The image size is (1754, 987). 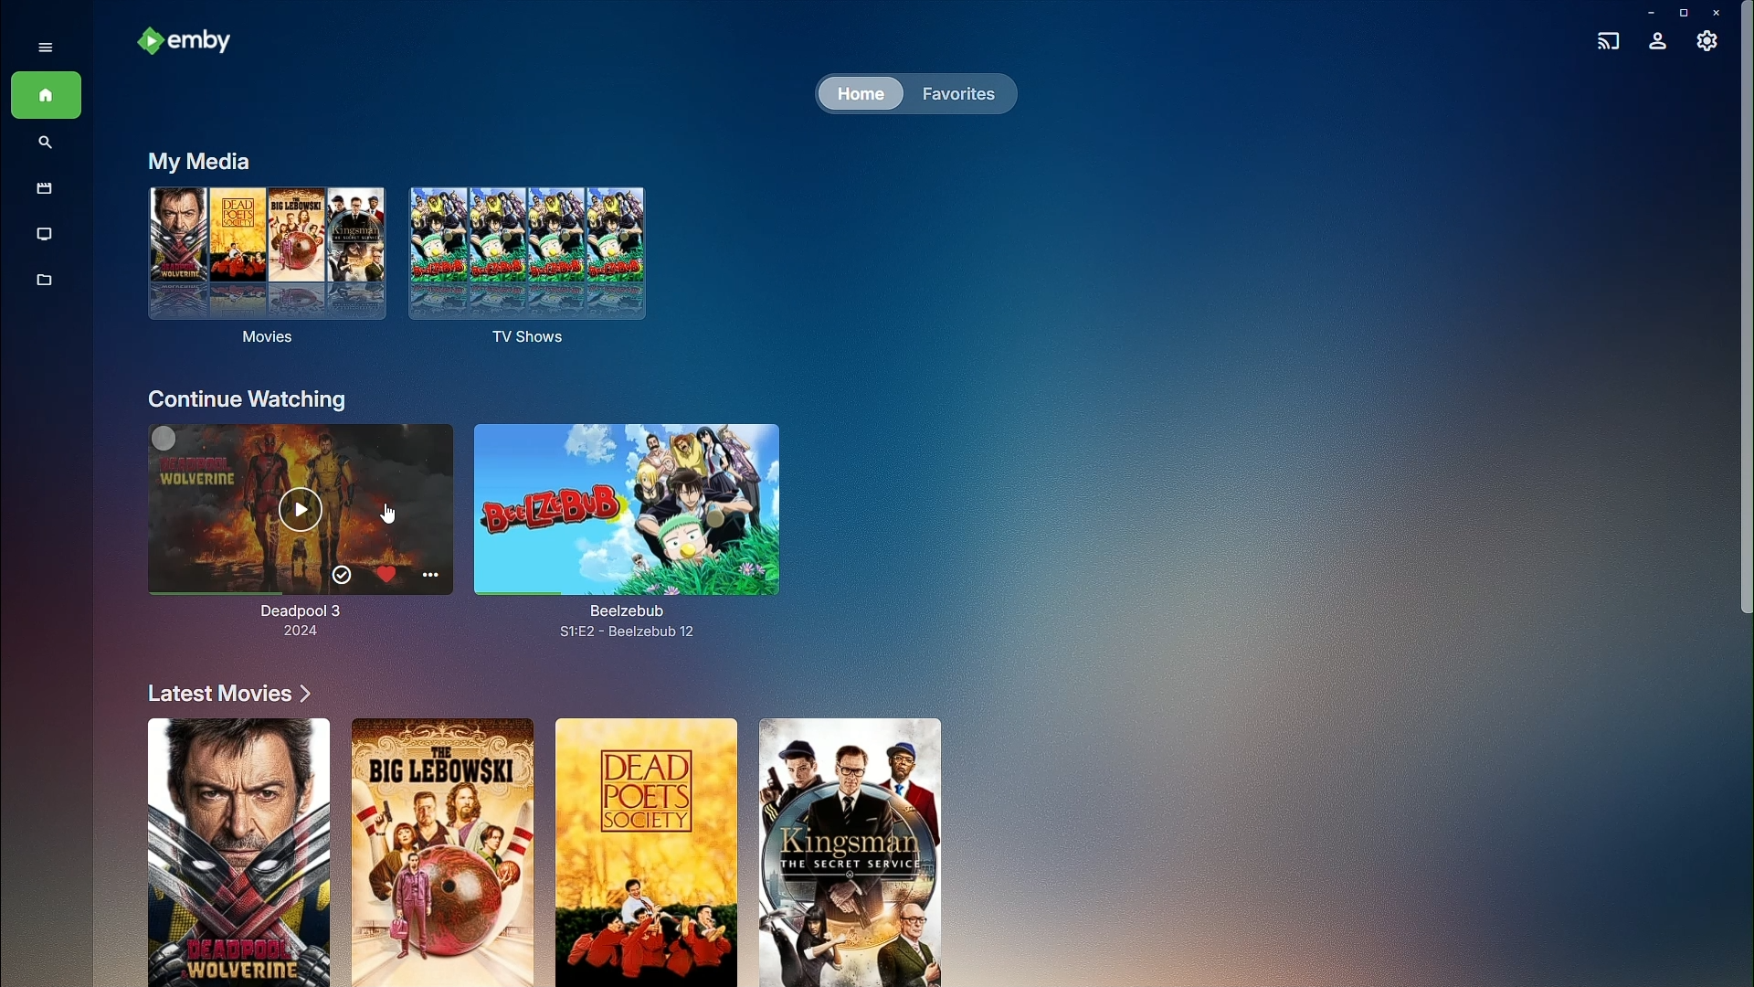 I want to click on Movies, so click(x=267, y=269).